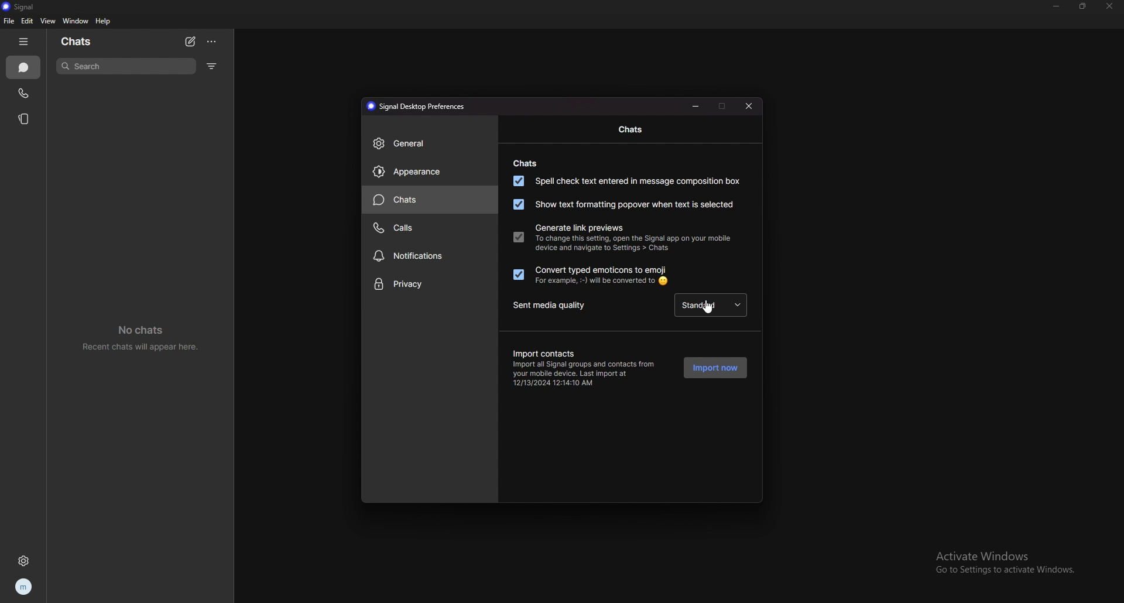 The image size is (1124, 603). What do you see at coordinates (9, 20) in the screenshot?
I see `file` at bounding box center [9, 20].